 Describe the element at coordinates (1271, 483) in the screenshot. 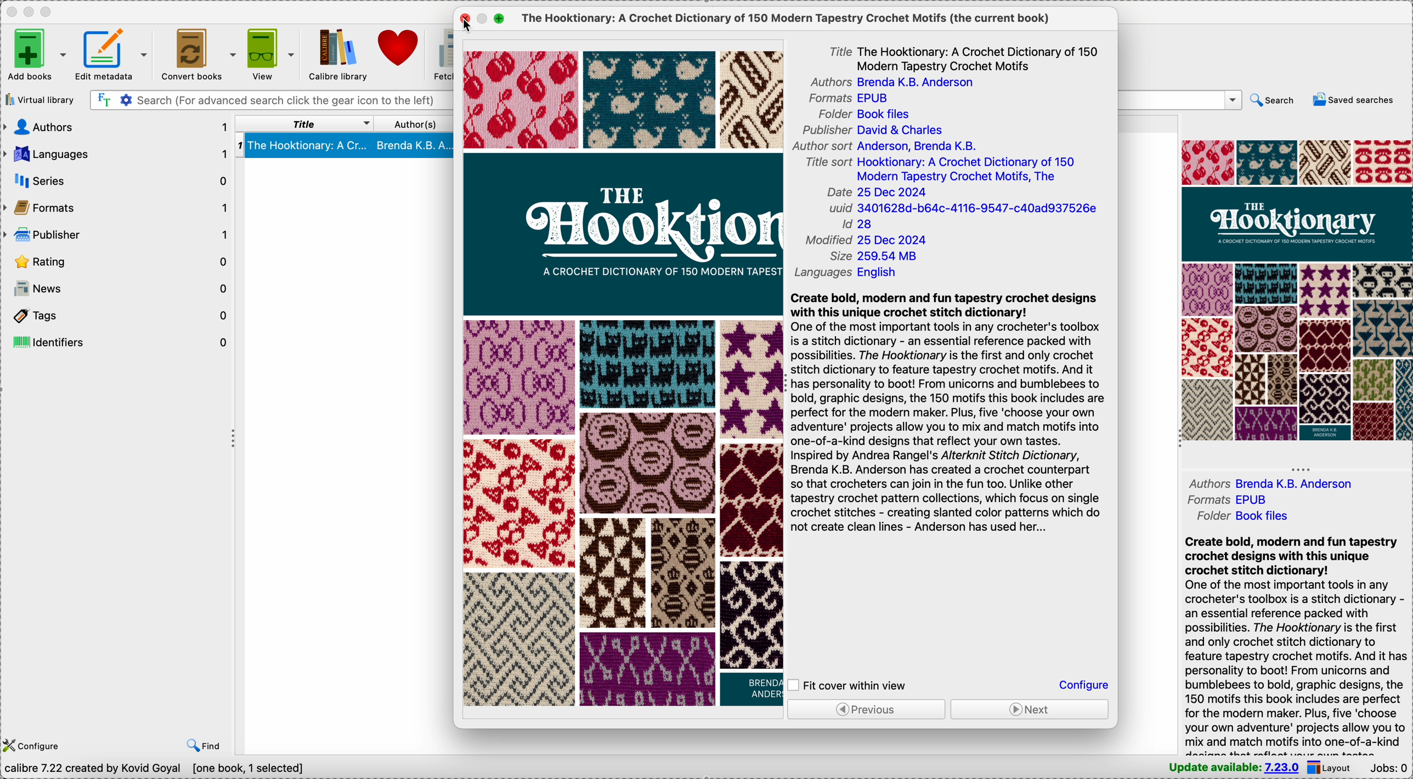

I see `authors` at that location.